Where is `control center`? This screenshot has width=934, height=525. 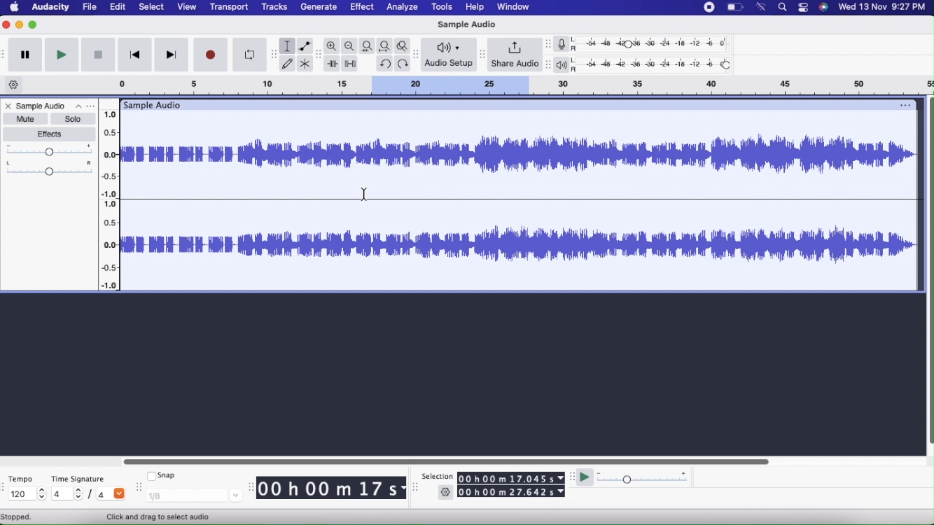
control center is located at coordinates (803, 7).